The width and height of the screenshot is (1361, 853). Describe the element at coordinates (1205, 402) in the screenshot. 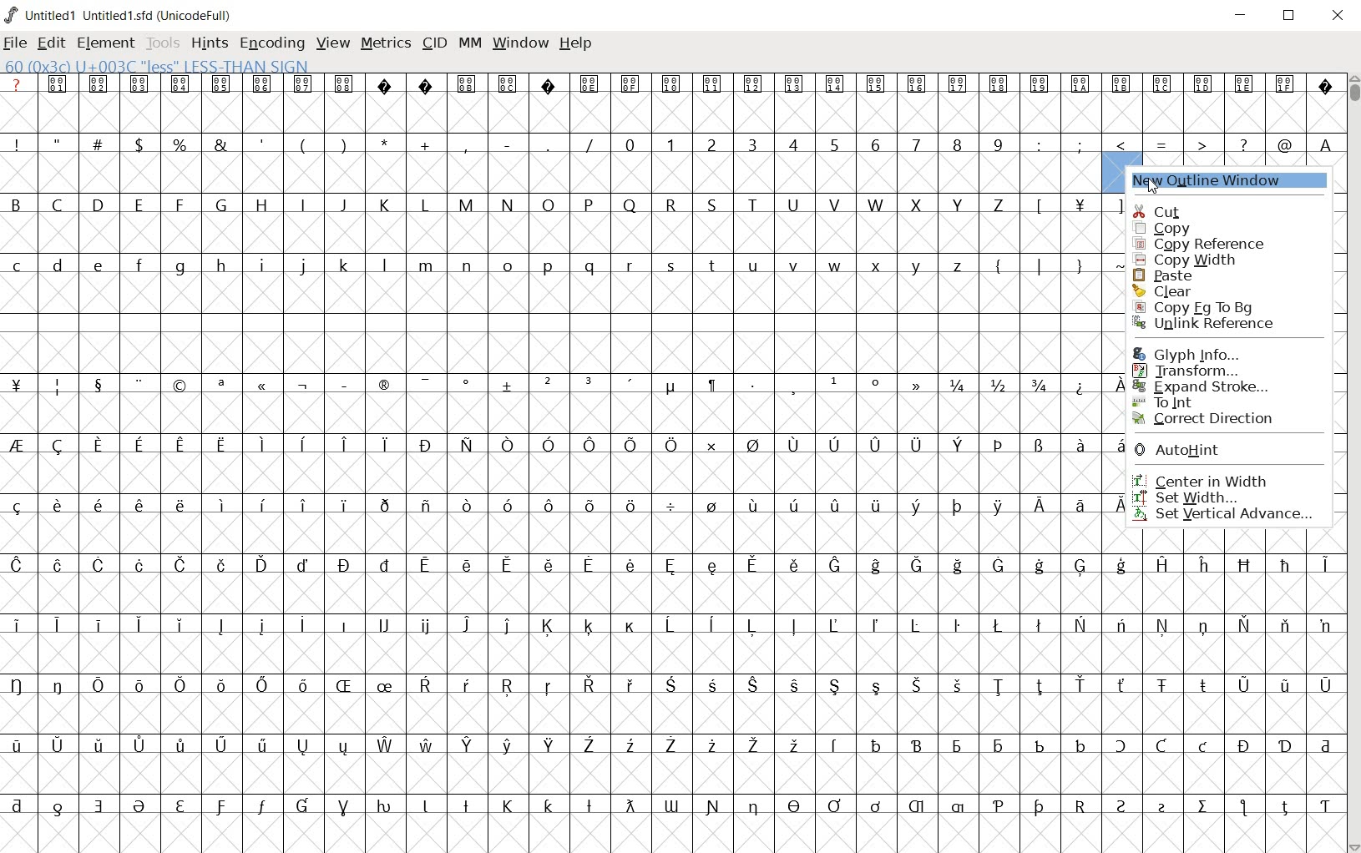

I see `To Int` at that location.